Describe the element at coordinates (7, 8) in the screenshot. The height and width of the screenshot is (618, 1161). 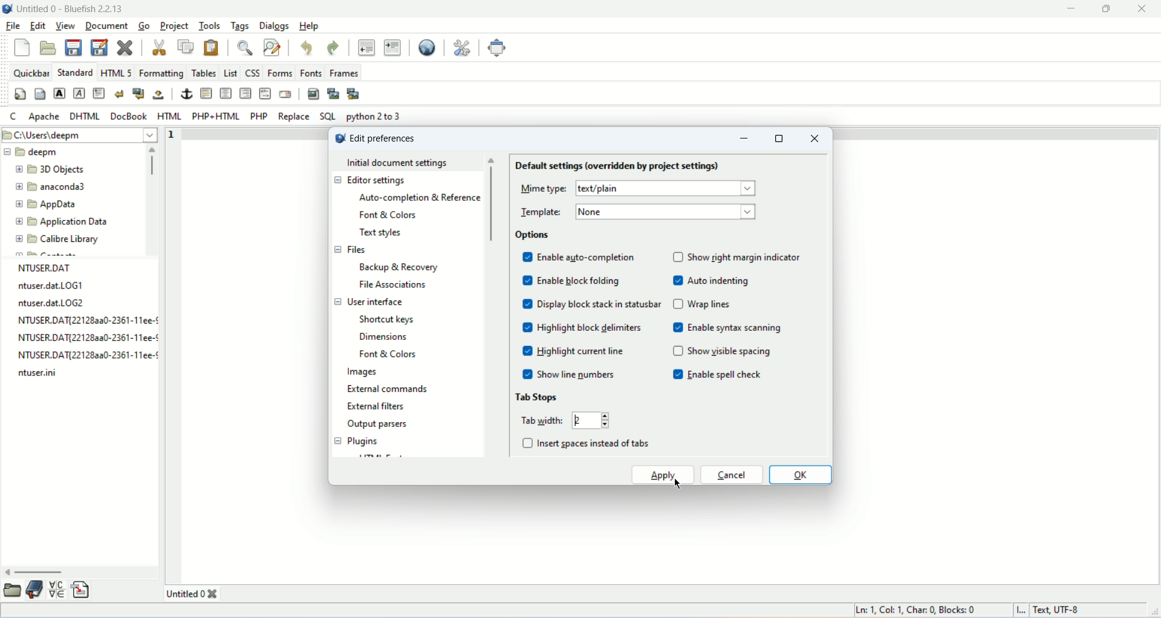
I see `logo` at that location.